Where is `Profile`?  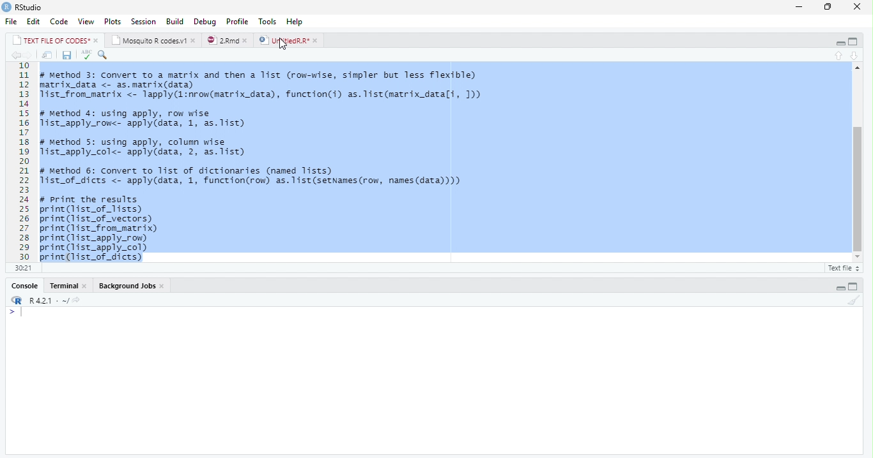 Profile is located at coordinates (238, 20).